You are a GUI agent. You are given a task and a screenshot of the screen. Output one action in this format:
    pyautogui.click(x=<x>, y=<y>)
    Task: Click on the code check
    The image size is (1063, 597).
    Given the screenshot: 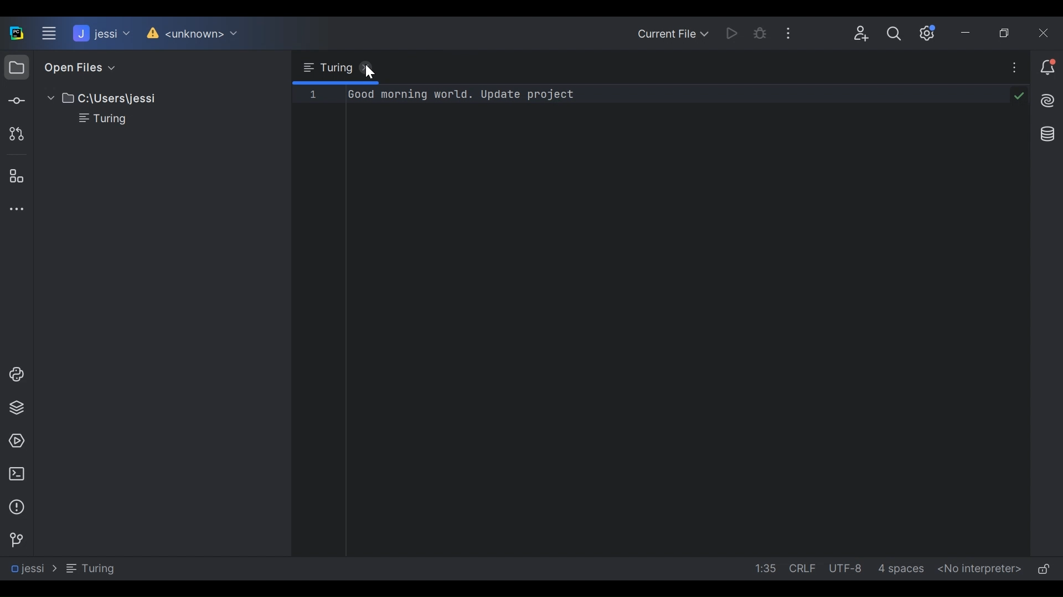 What is the action you would take?
    pyautogui.click(x=1015, y=94)
    